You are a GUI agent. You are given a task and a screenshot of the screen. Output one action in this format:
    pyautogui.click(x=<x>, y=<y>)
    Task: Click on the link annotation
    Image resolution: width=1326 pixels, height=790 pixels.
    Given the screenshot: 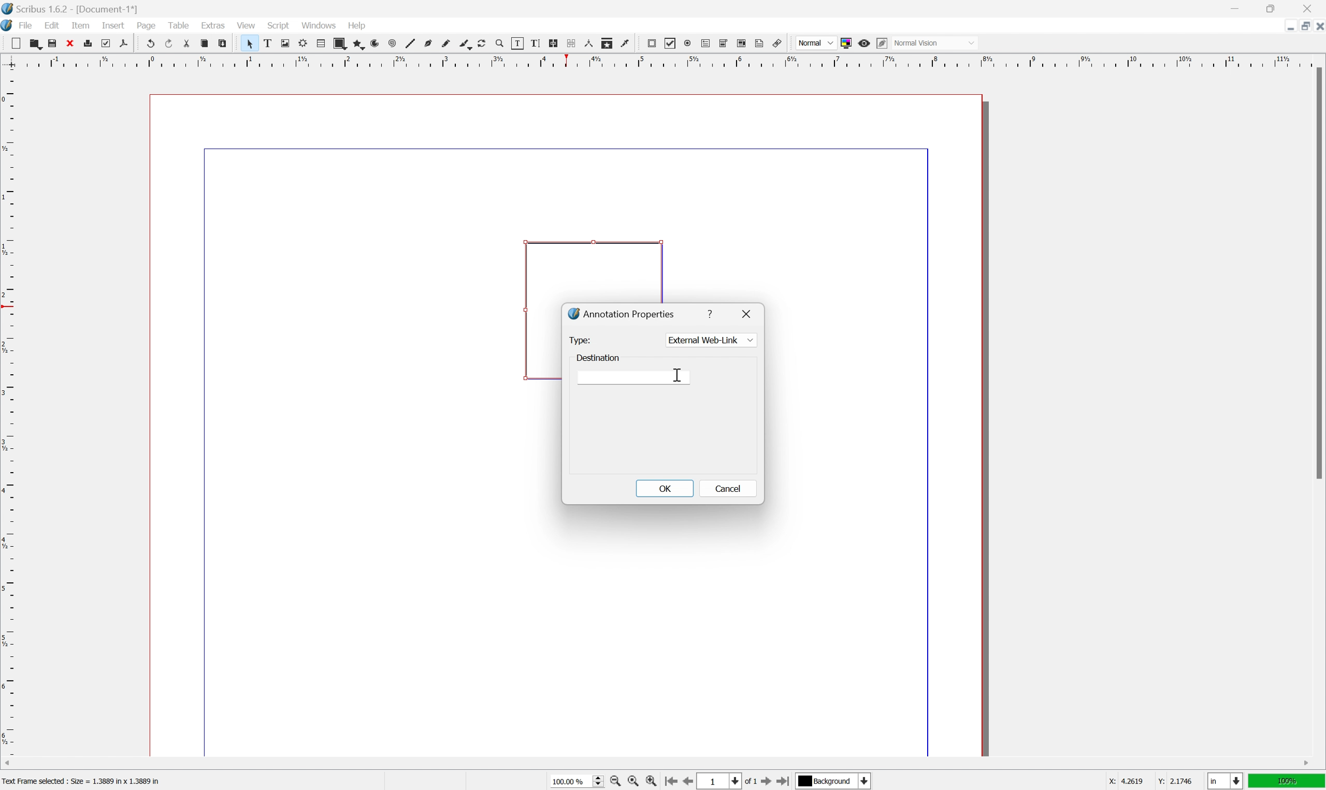 What is the action you would take?
    pyautogui.click(x=777, y=43)
    